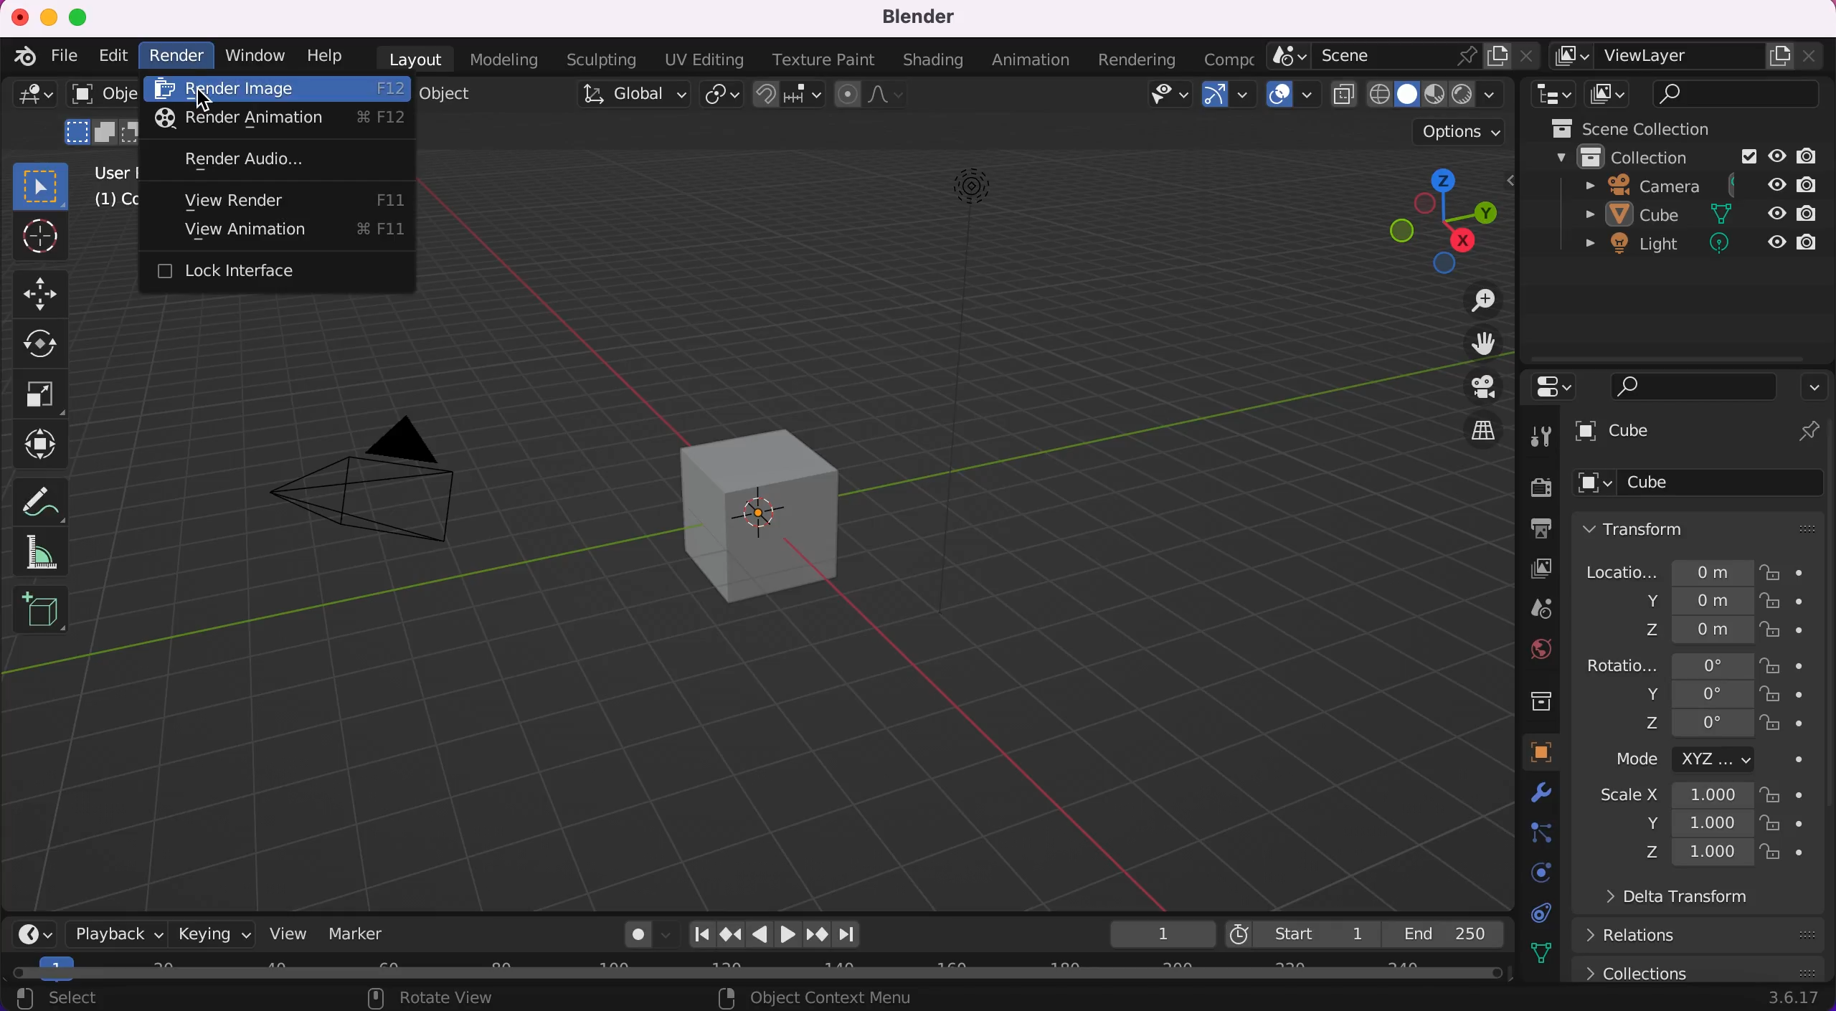  I want to click on hide in viewport, so click(1778, 184).